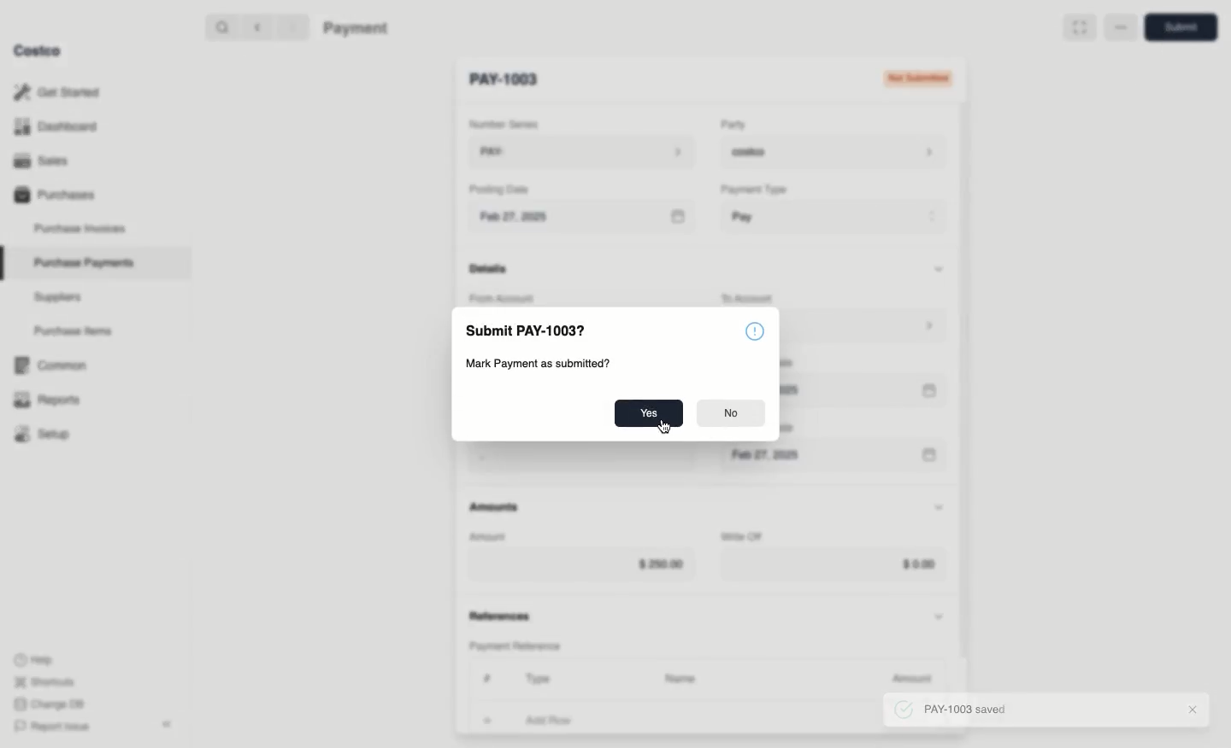 The image size is (1231, 748). I want to click on PAY-1003 saved, so click(967, 710).